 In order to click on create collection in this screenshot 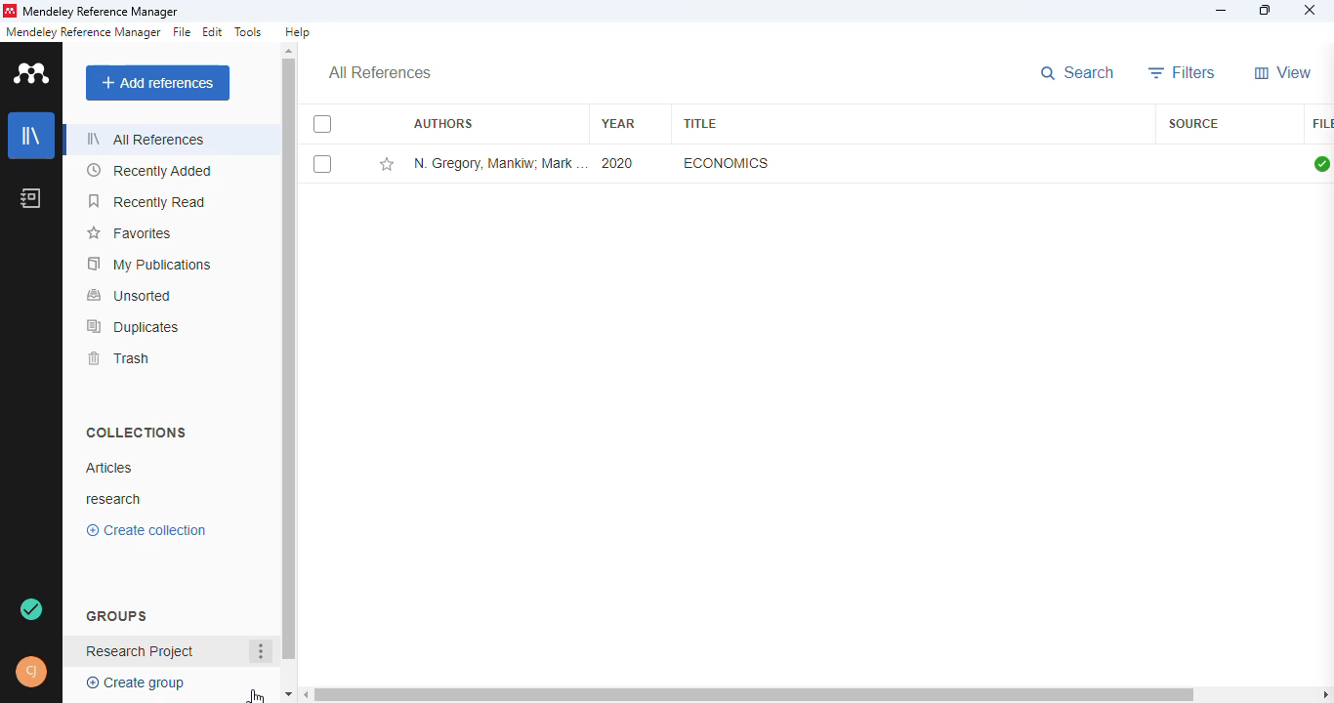, I will do `click(147, 530)`.